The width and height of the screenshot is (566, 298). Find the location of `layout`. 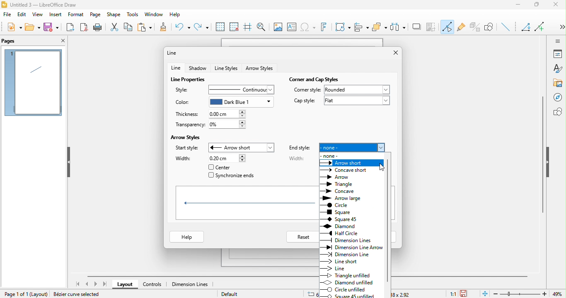

layout is located at coordinates (125, 285).